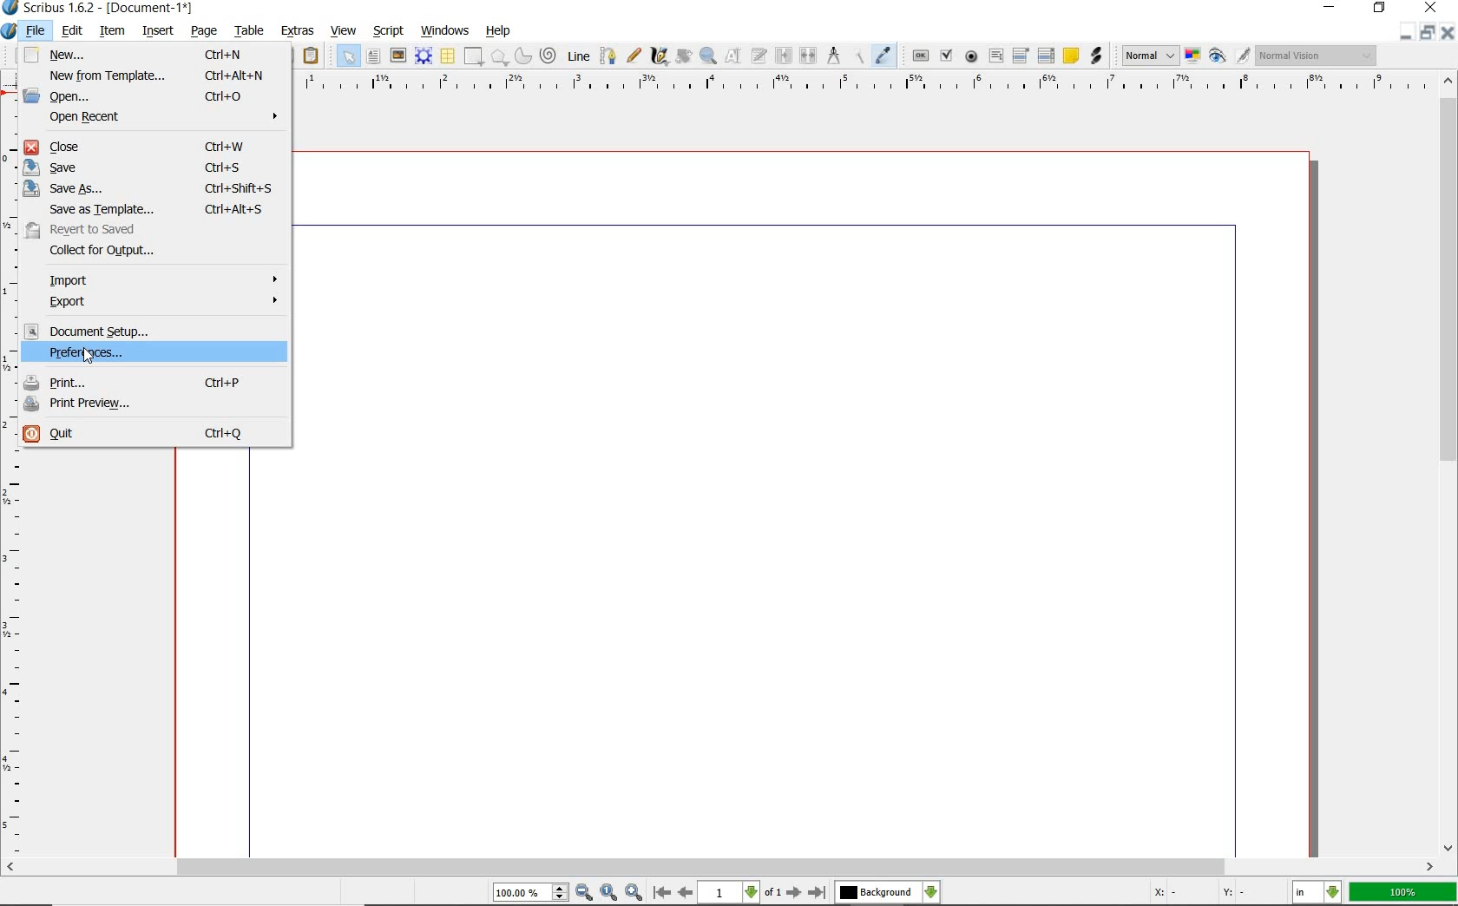 This screenshot has height=906, width=1458. Describe the element at coordinates (1404, 33) in the screenshot. I see `restore` at that location.